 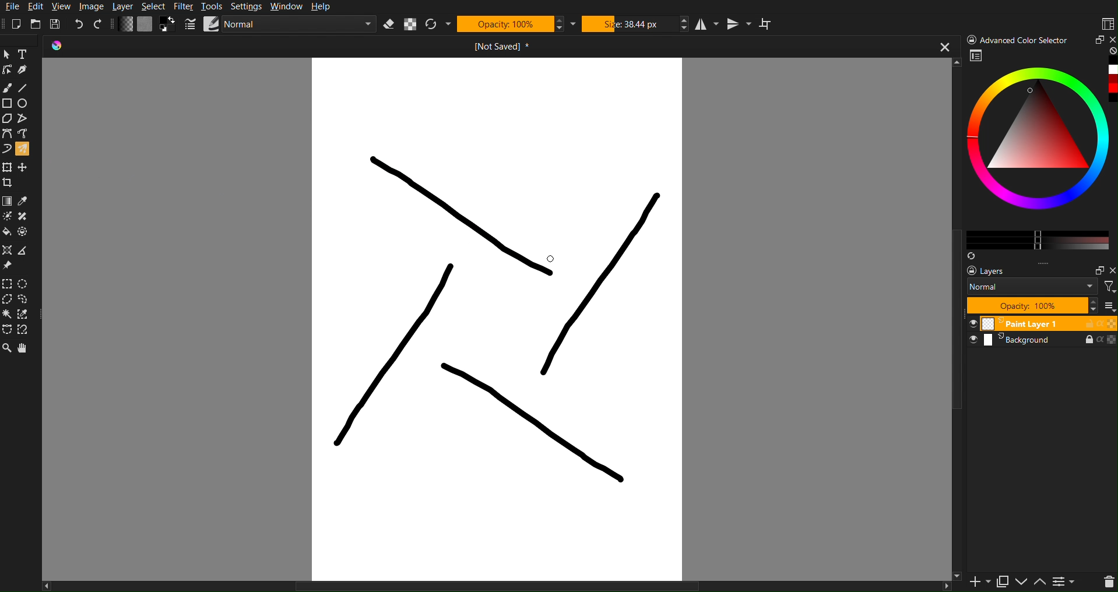 What do you see at coordinates (1044, 343) in the screenshot?
I see `background` at bounding box center [1044, 343].